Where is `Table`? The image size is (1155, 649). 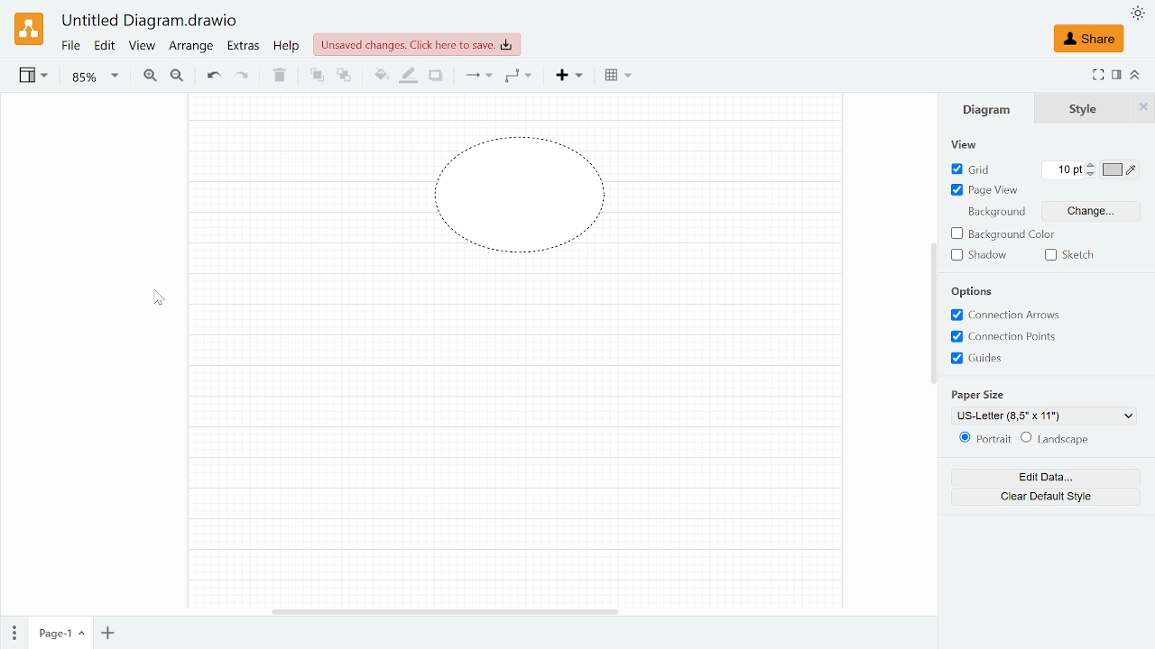
Table is located at coordinates (618, 78).